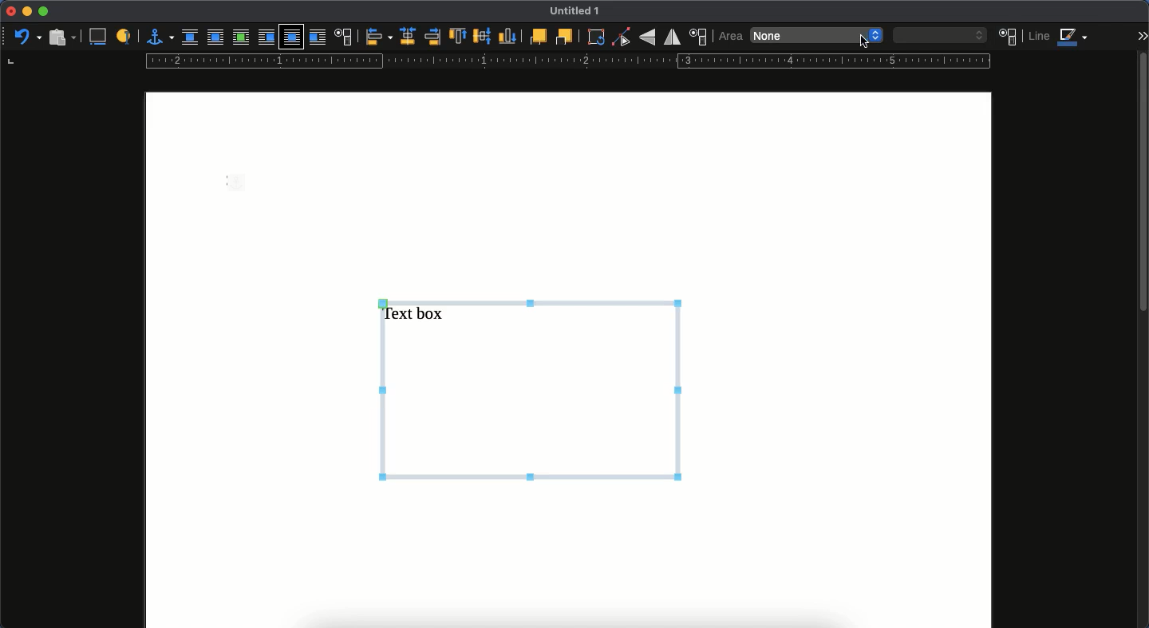 The image size is (1149, 628). Describe the element at coordinates (566, 61) in the screenshot. I see `guide` at that location.